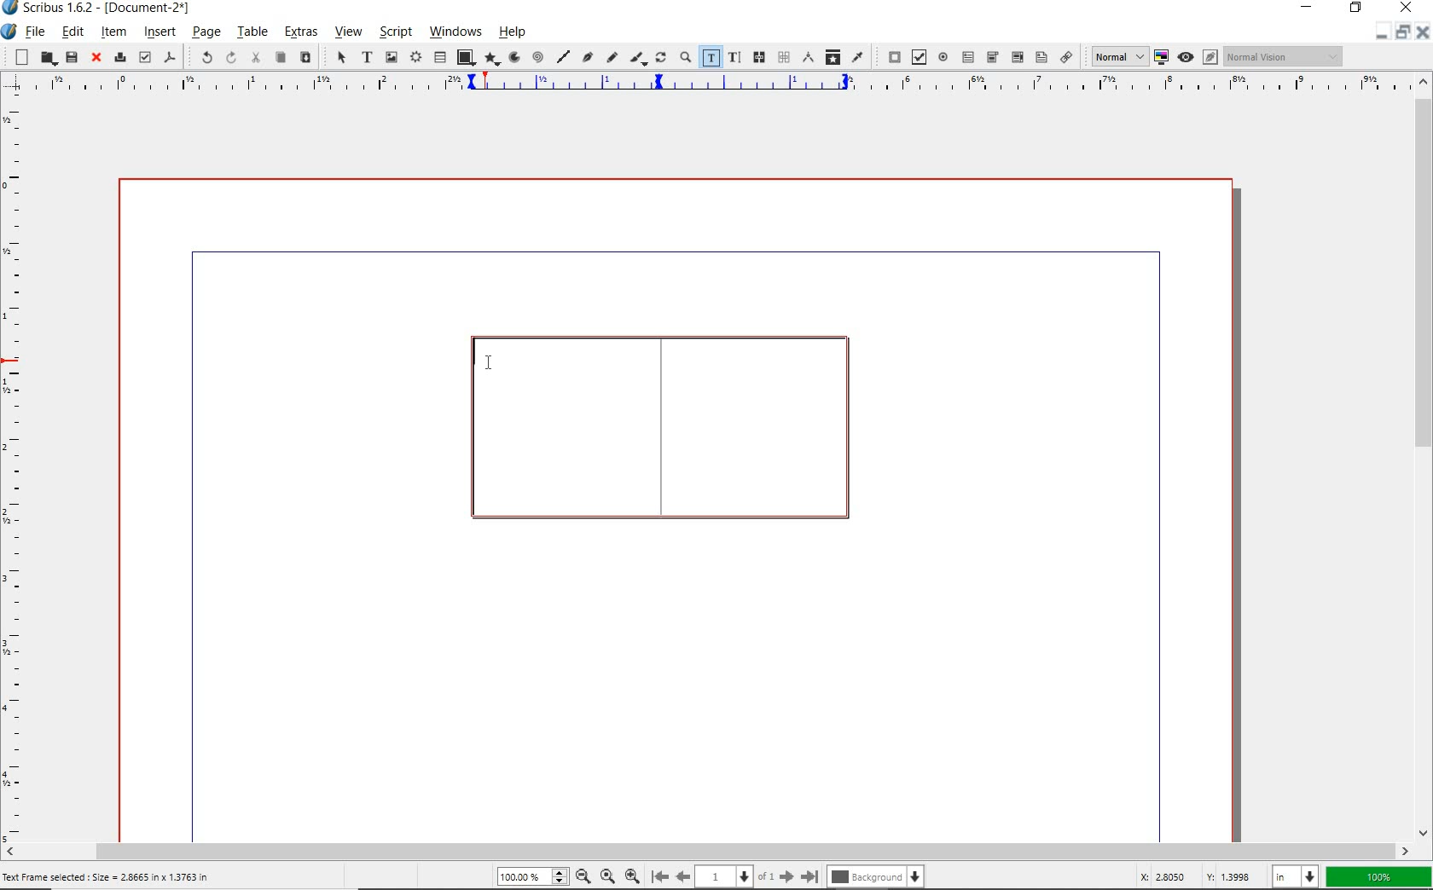 The height and width of the screenshot is (890, 1433). Describe the element at coordinates (564, 56) in the screenshot. I see `line` at that location.